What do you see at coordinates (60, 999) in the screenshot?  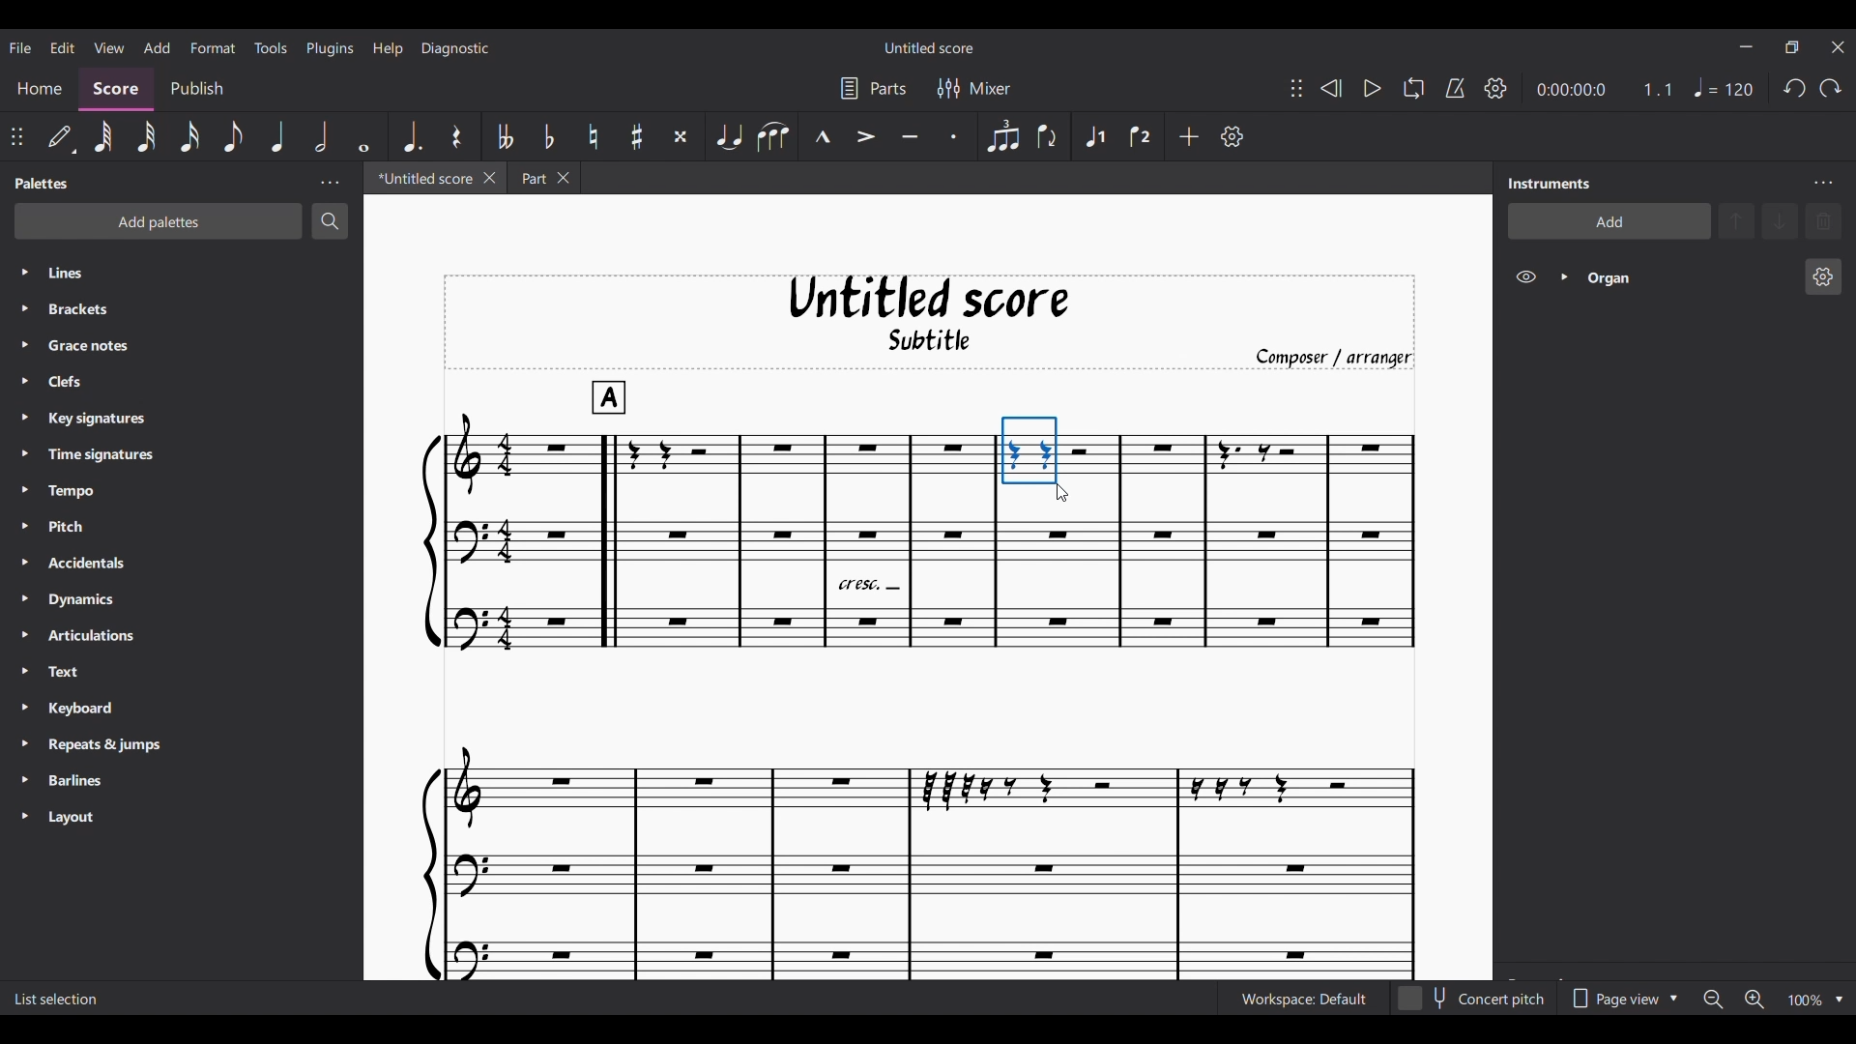 I see `Description of current selection` at bounding box center [60, 999].